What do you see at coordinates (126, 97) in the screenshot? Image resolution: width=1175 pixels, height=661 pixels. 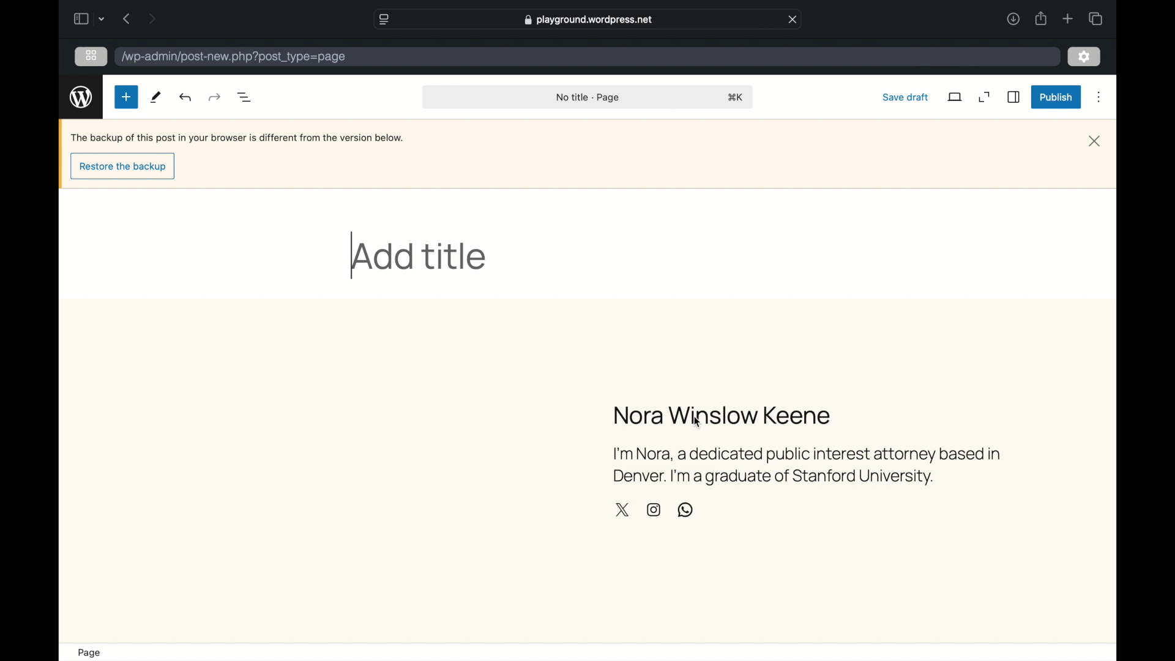 I see `new` at bounding box center [126, 97].